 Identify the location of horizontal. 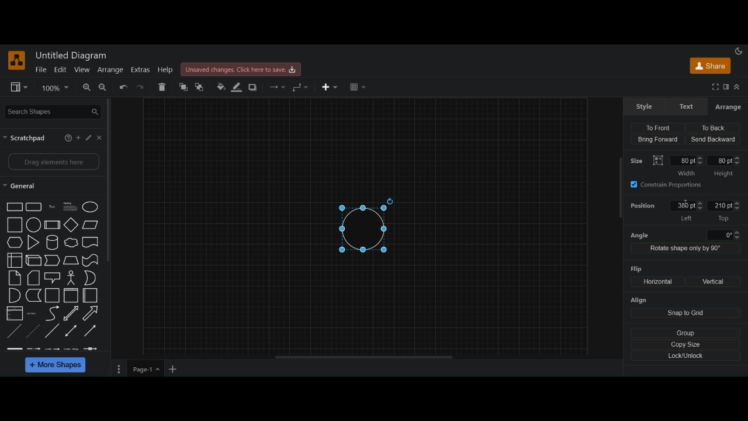
(656, 282).